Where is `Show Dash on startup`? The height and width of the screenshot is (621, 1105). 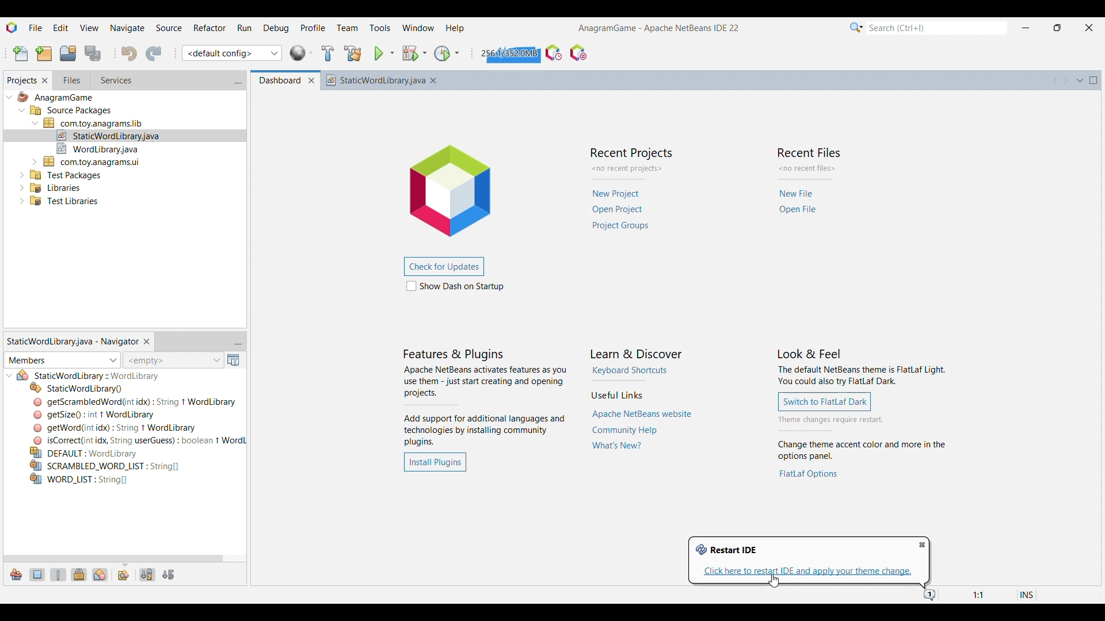
Show Dash on startup is located at coordinates (455, 286).